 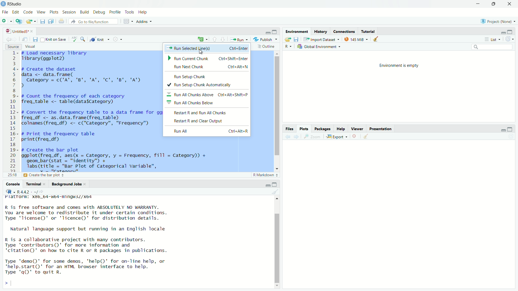 I want to click on Create the bar plot, so click(x=58, y=175).